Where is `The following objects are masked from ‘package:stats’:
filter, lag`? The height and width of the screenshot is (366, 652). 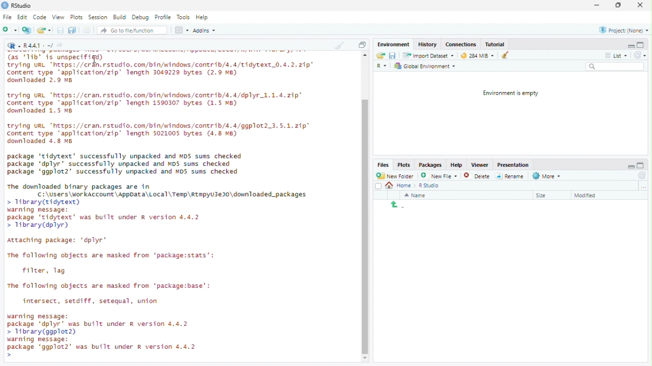 The following objects are masked from ‘package:stats’:
filter, lag is located at coordinates (113, 264).